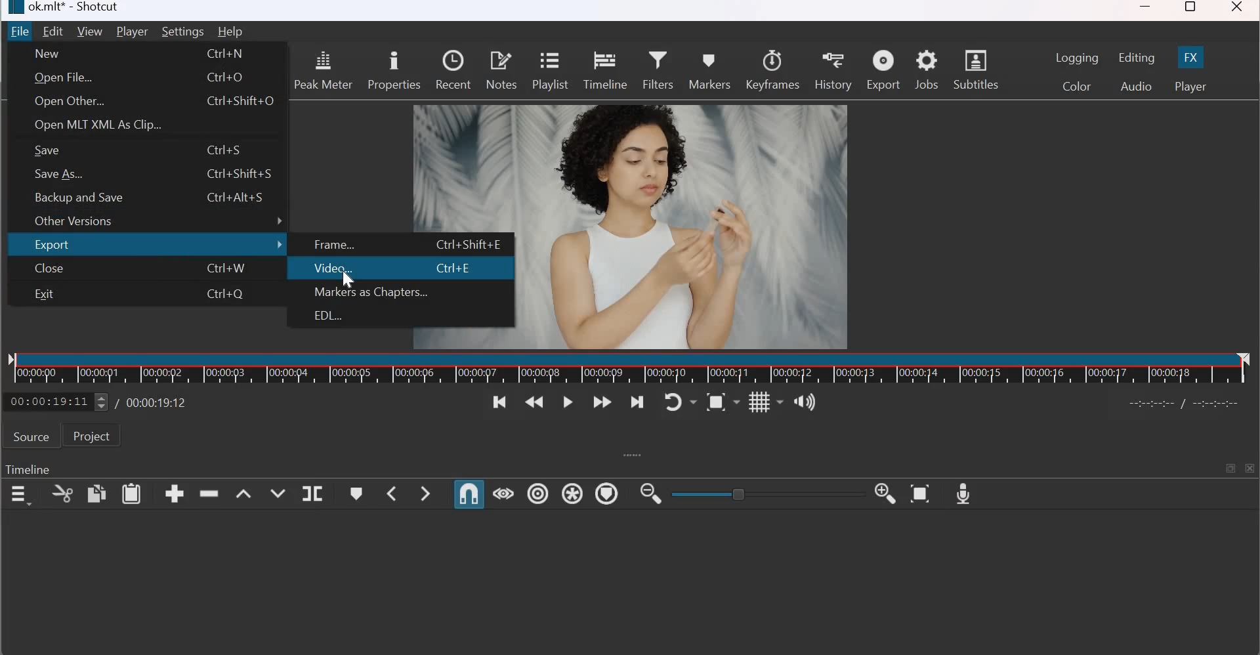 The image size is (1260, 655). I want to click on Keyframes, so click(773, 69).